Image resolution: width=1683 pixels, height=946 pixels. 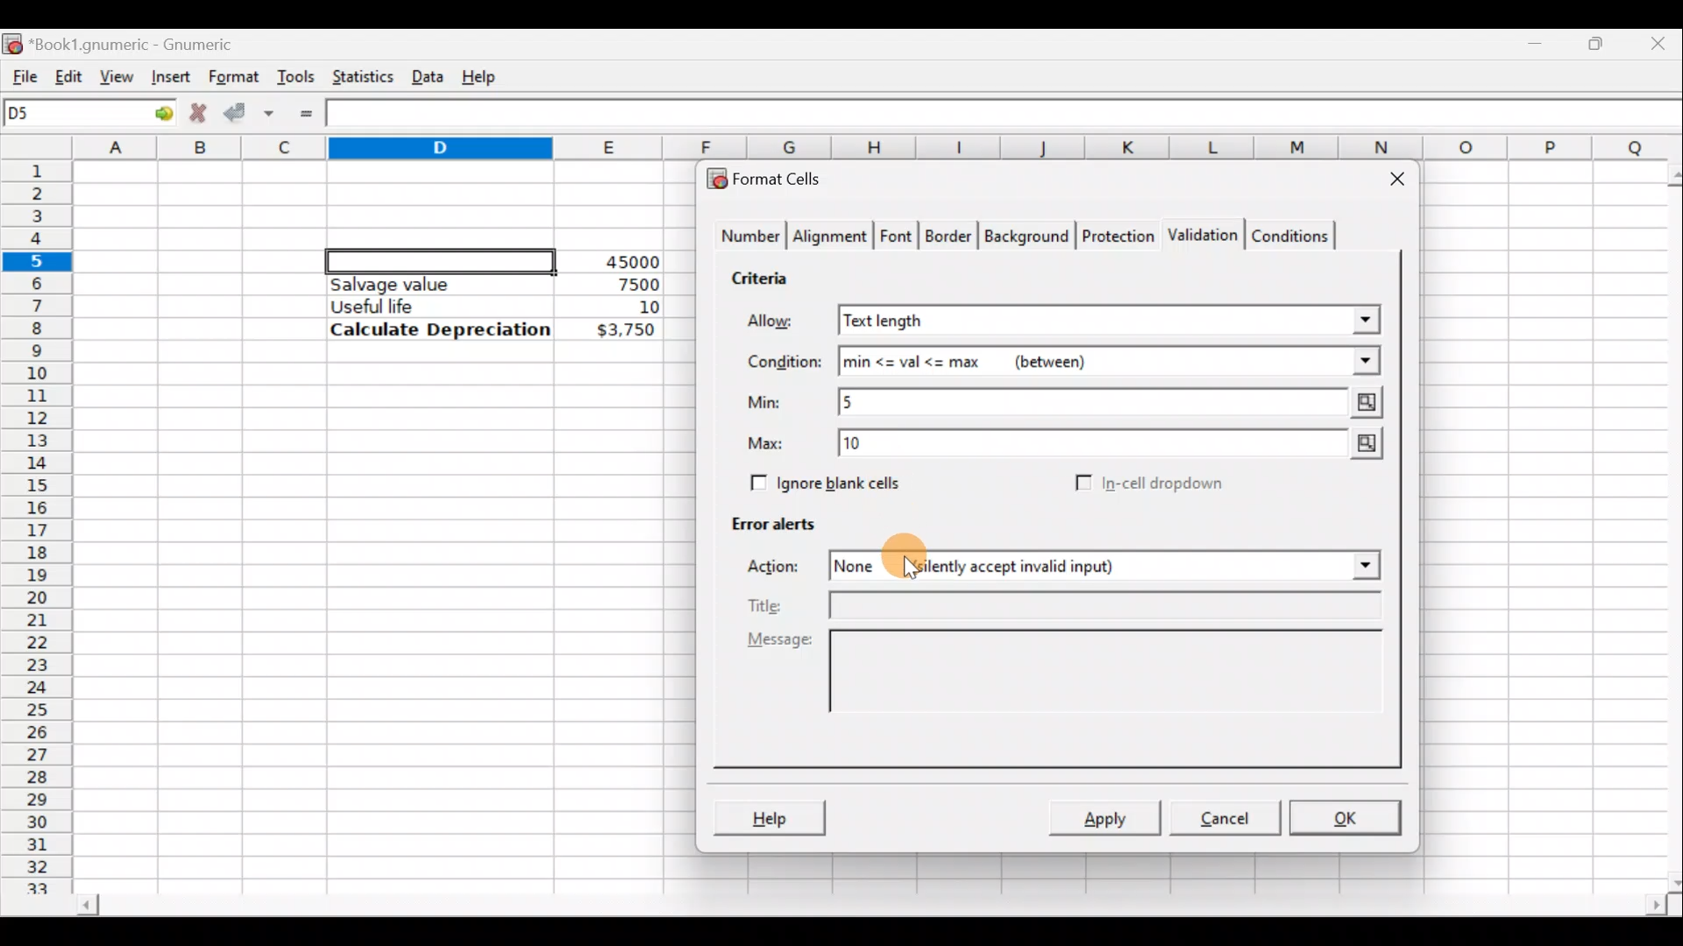 What do you see at coordinates (1046, 565) in the screenshot?
I see `None (silently accept invalid input)` at bounding box center [1046, 565].